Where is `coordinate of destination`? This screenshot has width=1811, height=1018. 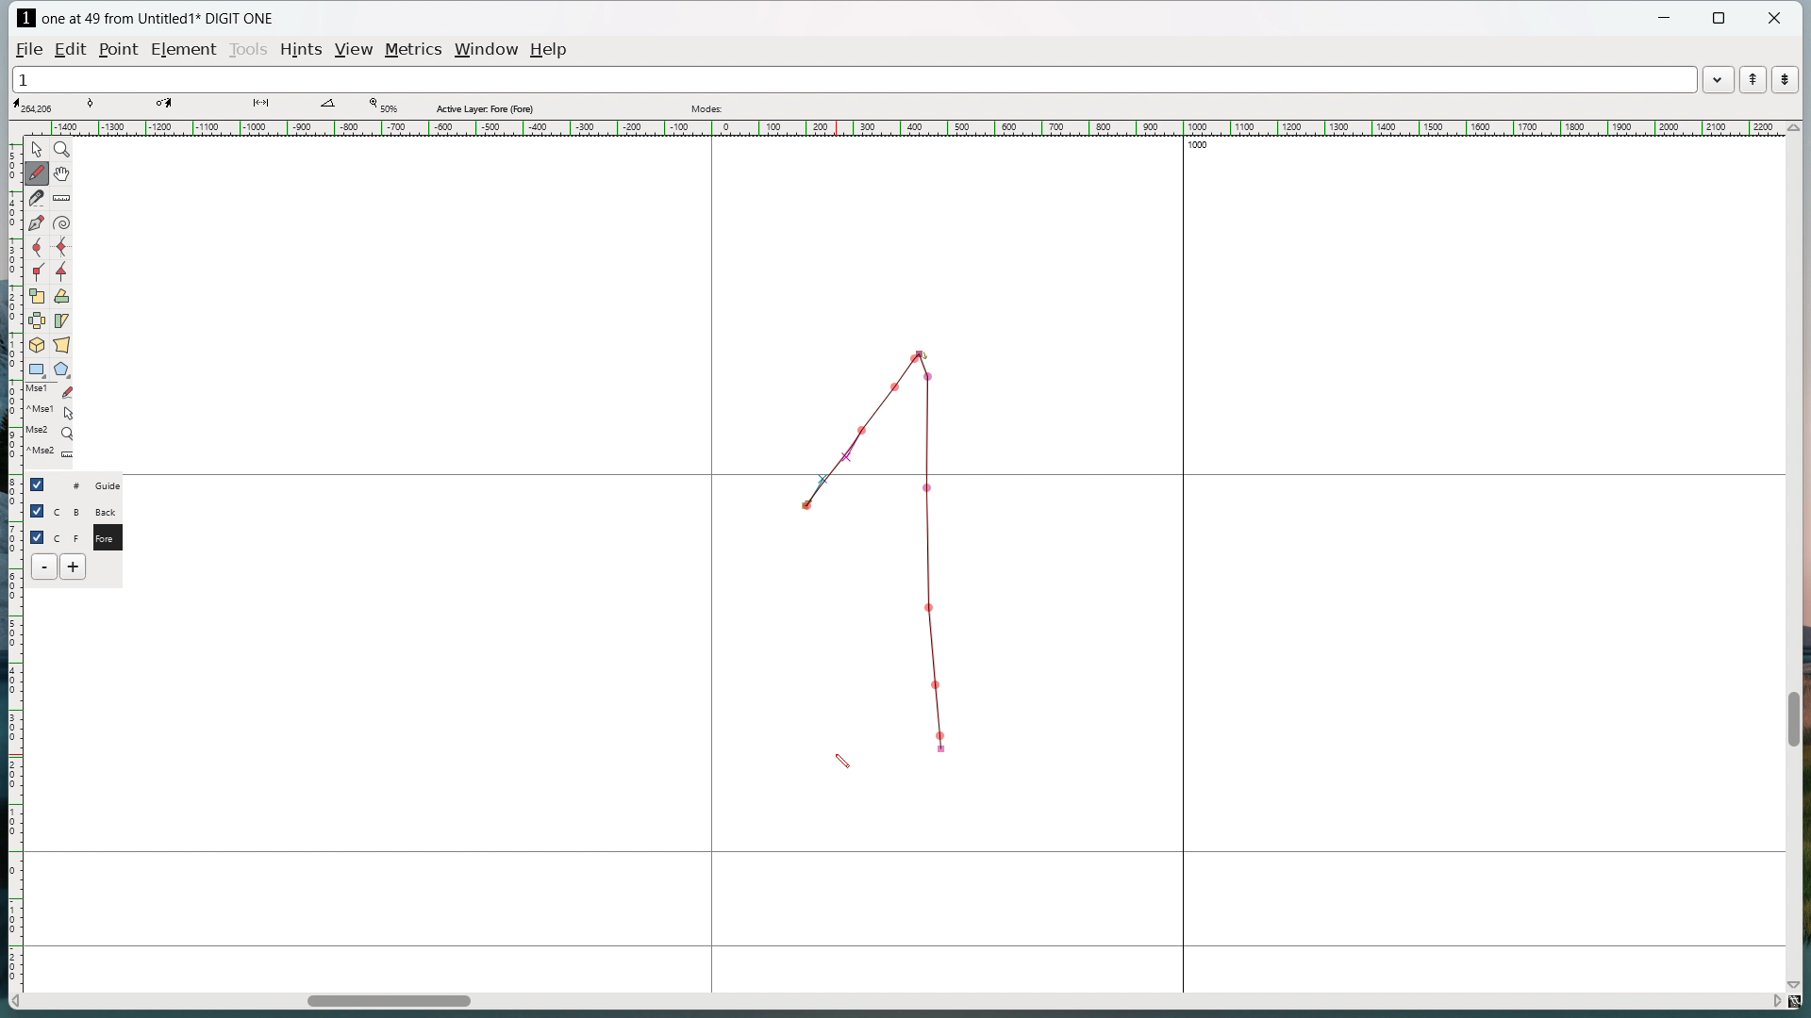 coordinate of destination is located at coordinates (182, 106).